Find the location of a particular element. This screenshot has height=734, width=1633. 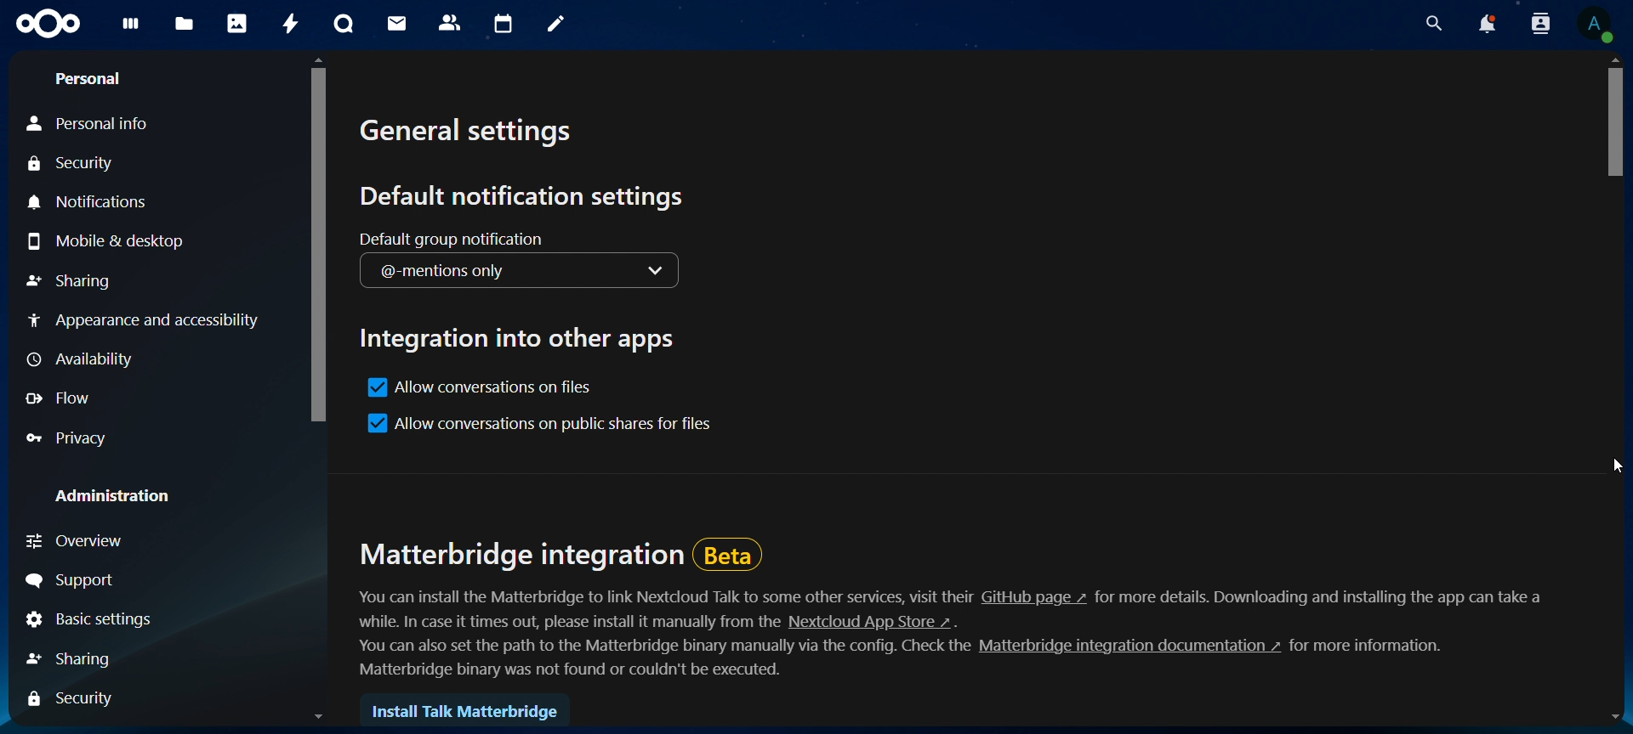

files is located at coordinates (185, 24).